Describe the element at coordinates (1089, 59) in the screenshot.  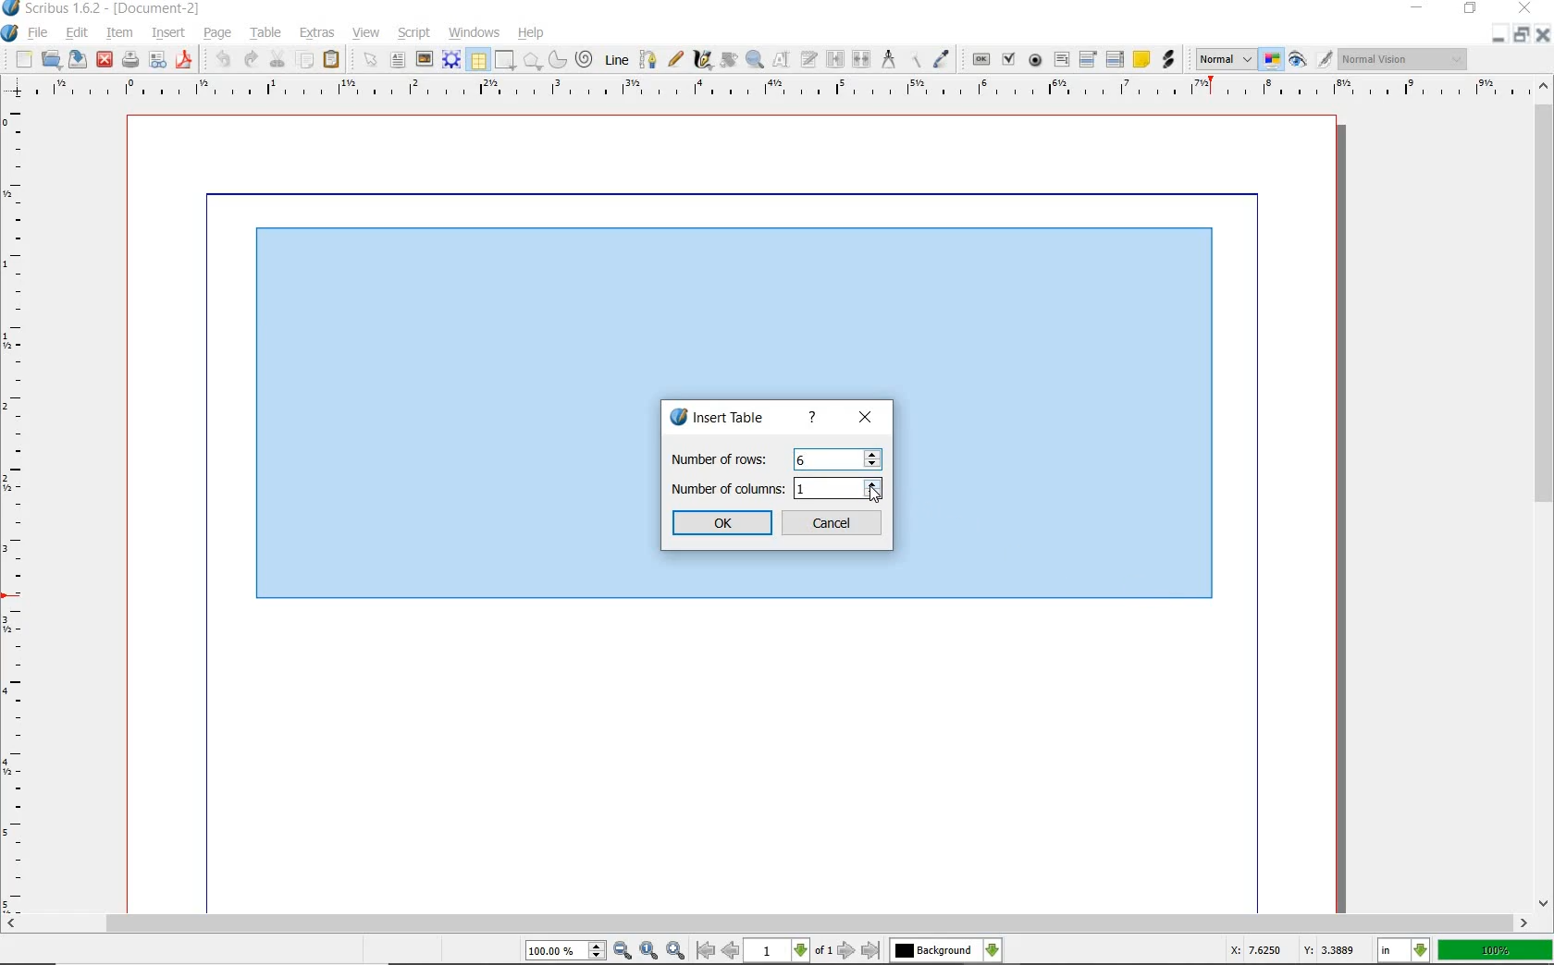
I see `pdf combo box` at that location.